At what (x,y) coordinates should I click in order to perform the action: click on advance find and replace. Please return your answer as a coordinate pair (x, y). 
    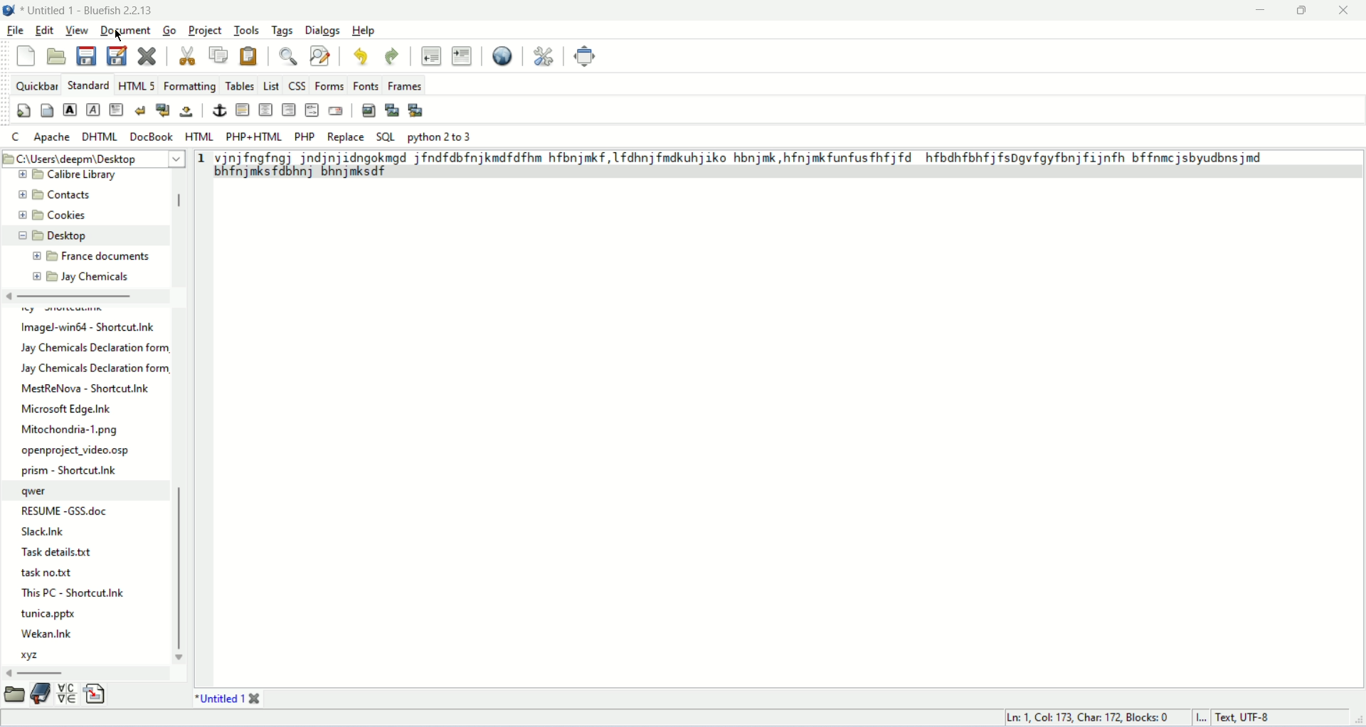
    Looking at the image, I should click on (321, 55).